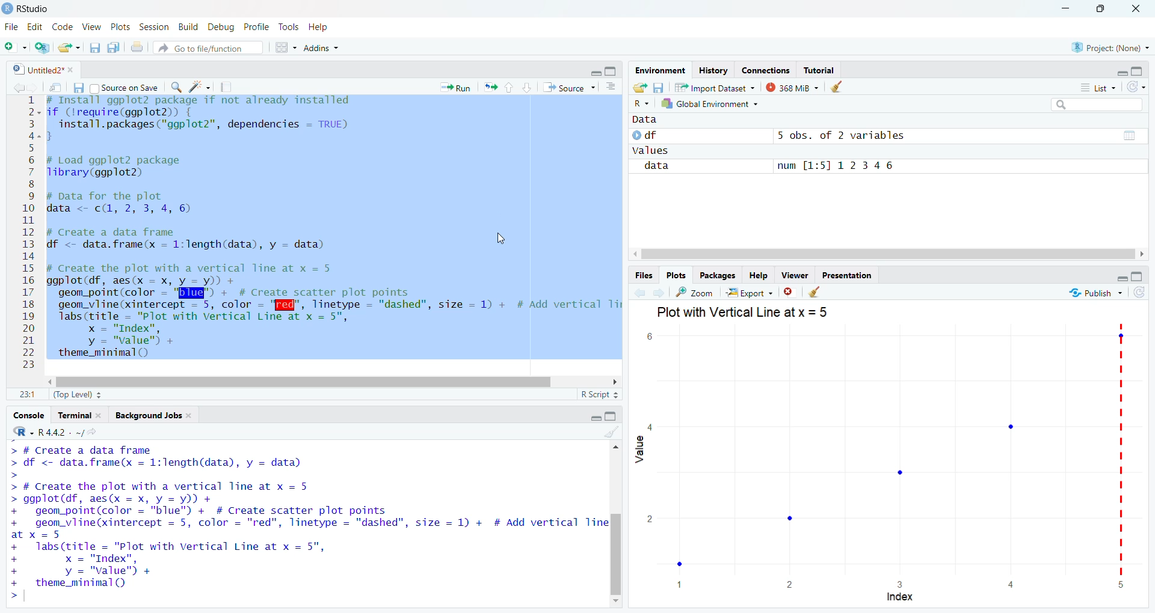  I want to click on search, so click(1098, 106).